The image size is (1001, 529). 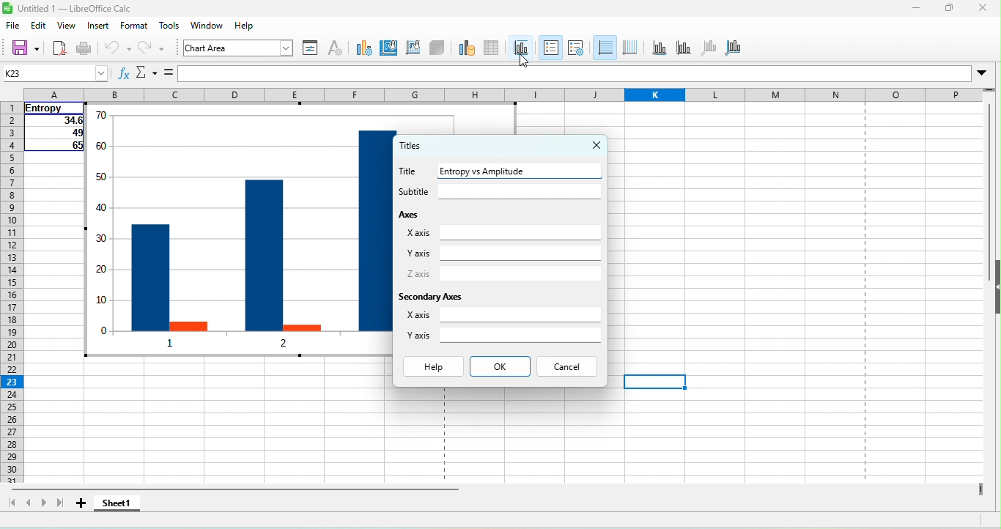 I want to click on titles, so click(x=422, y=145).